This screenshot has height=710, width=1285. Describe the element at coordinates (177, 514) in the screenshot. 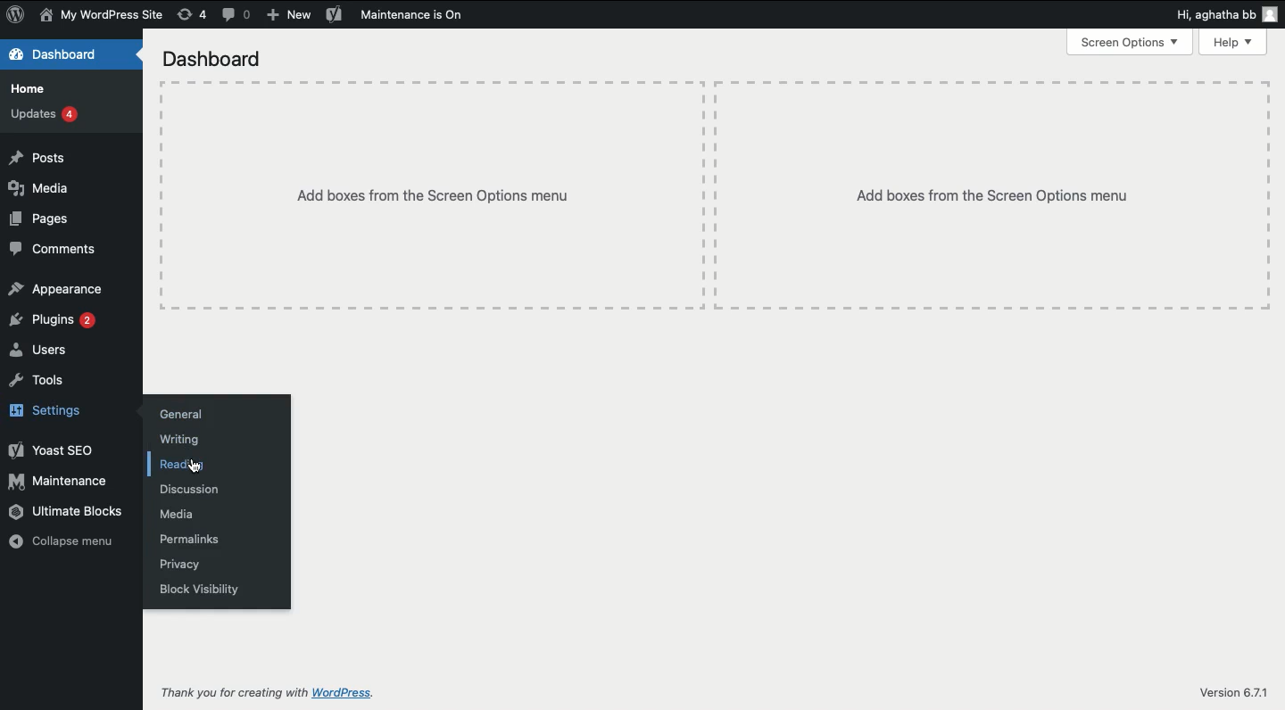

I see `media` at that location.